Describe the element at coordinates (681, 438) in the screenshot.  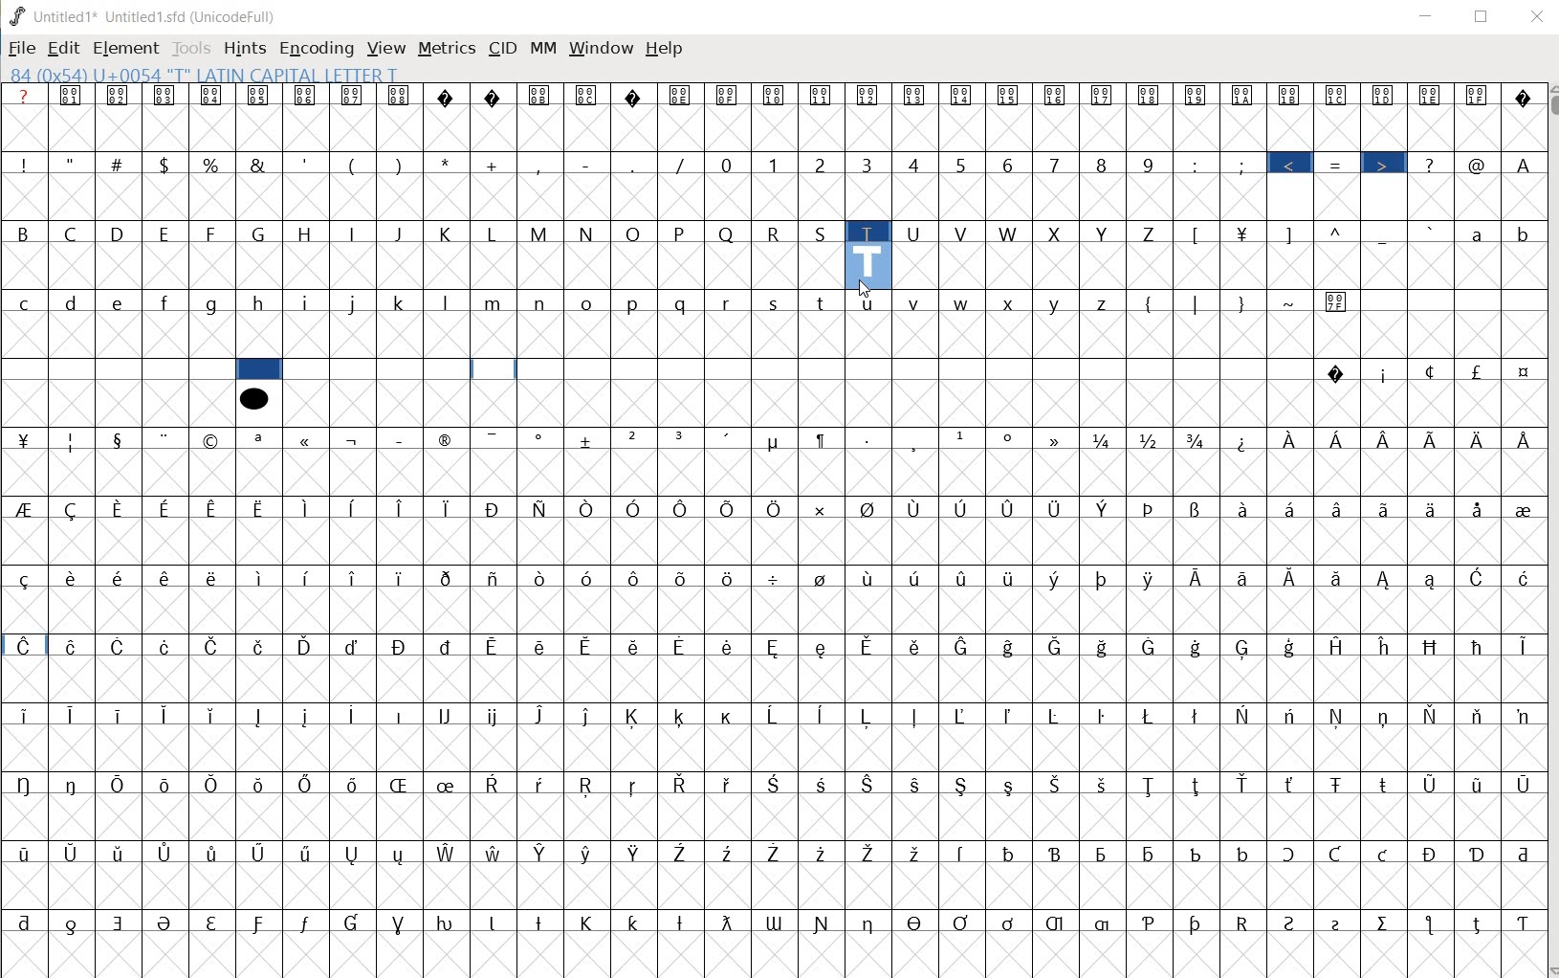
I see `Symbol` at that location.